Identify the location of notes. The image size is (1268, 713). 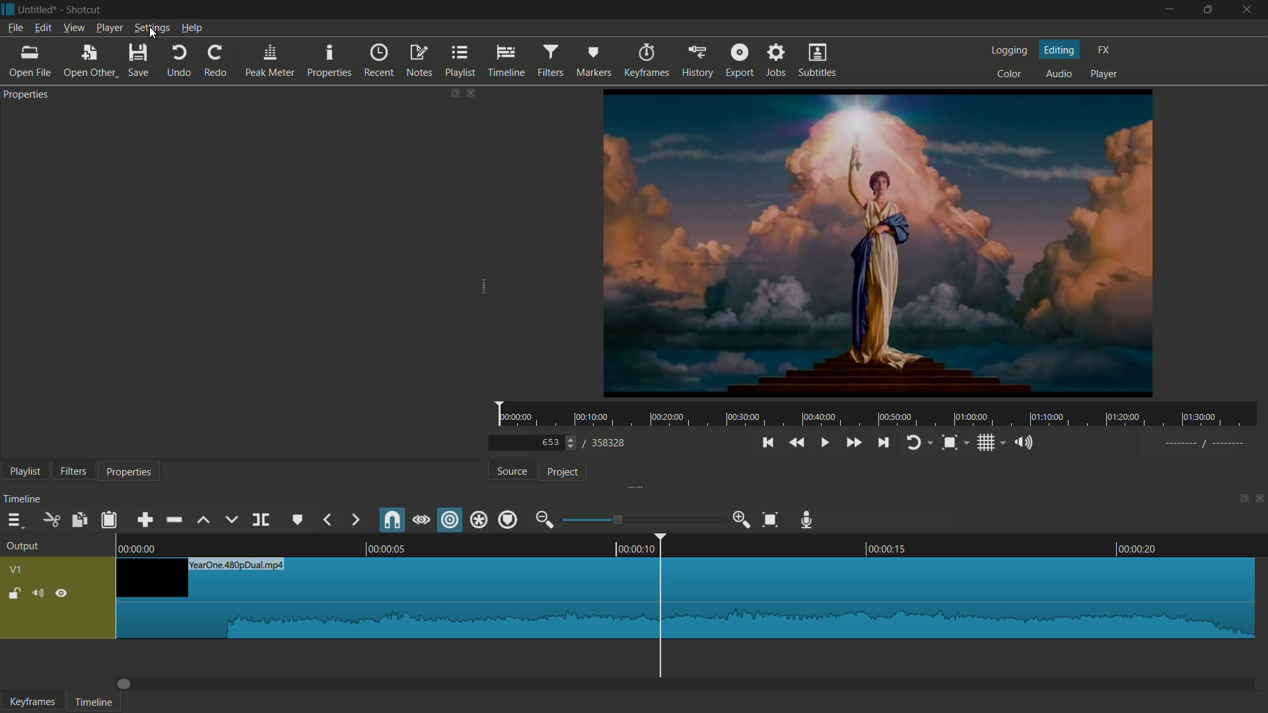
(419, 59).